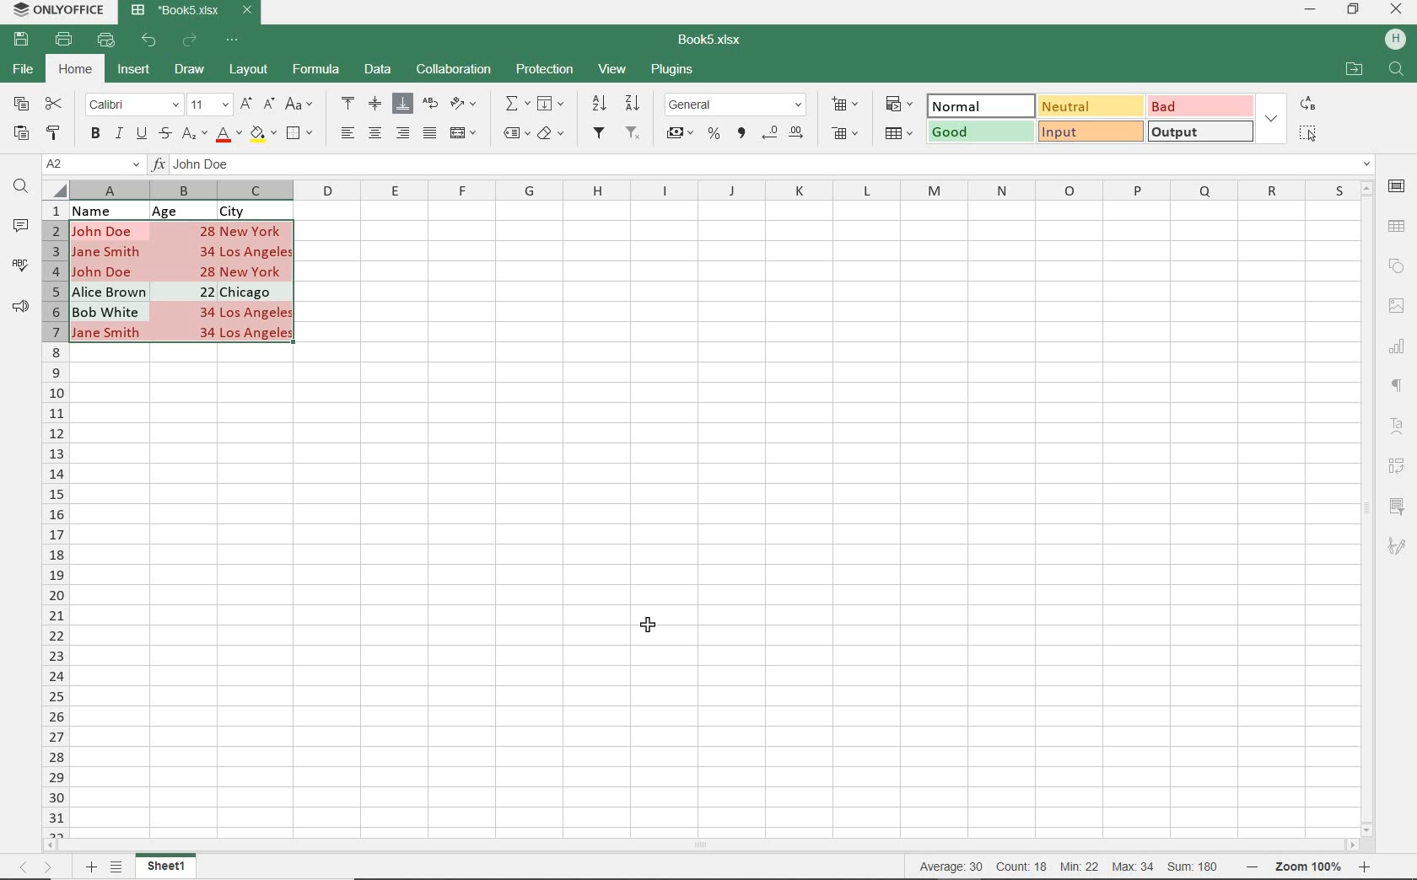  What do you see at coordinates (195, 209) in the screenshot?
I see `DATA` at bounding box center [195, 209].